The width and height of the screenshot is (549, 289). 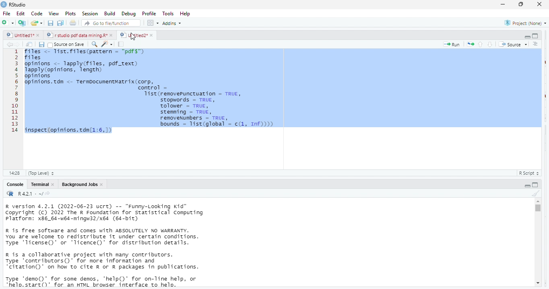 What do you see at coordinates (535, 36) in the screenshot?
I see `hide console` at bounding box center [535, 36].